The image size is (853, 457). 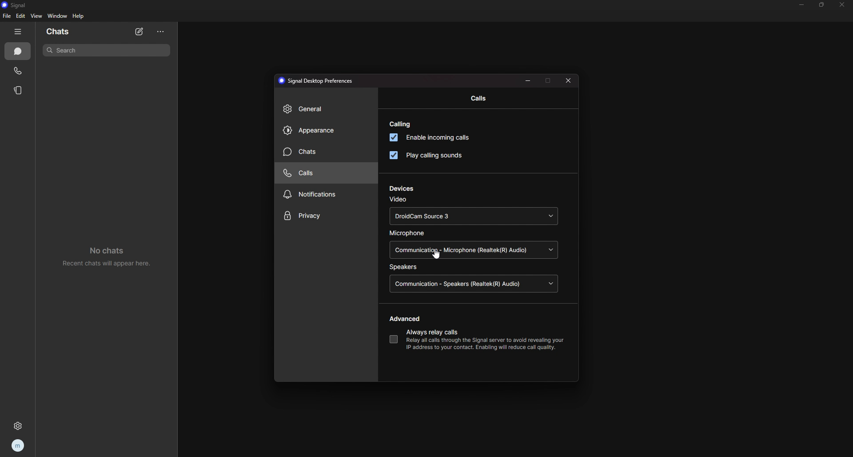 I want to click on description, so click(x=480, y=344).